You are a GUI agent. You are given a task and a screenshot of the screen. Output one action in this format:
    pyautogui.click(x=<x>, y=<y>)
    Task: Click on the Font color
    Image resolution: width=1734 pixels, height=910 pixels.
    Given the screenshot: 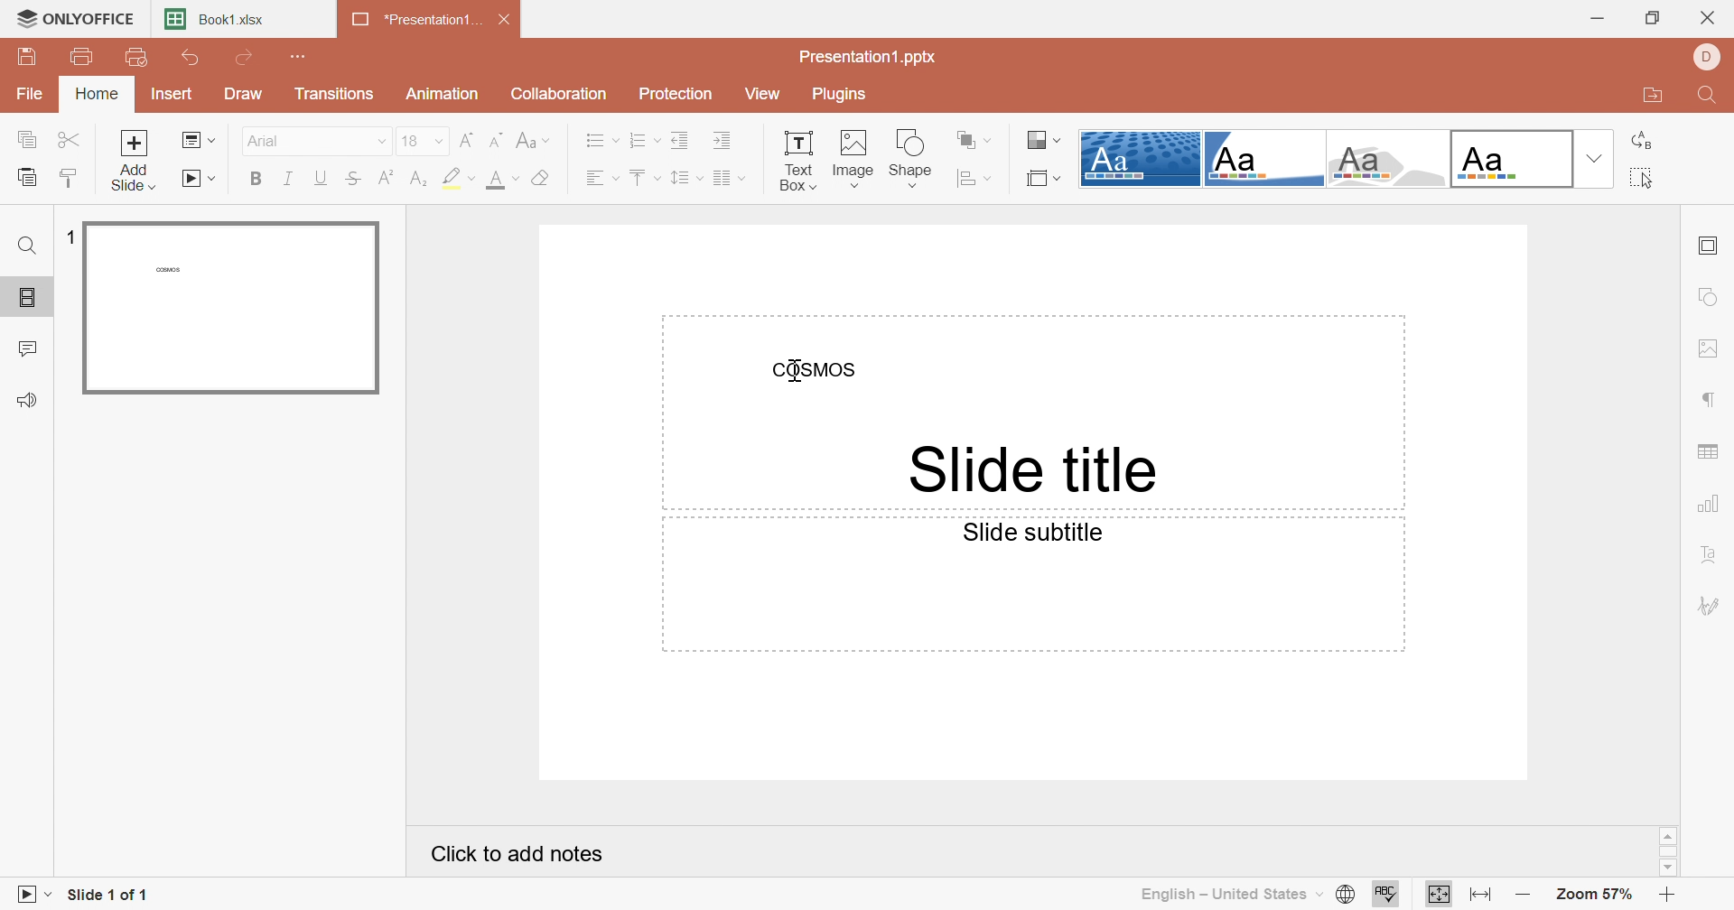 What is the action you would take?
    pyautogui.click(x=502, y=181)
    